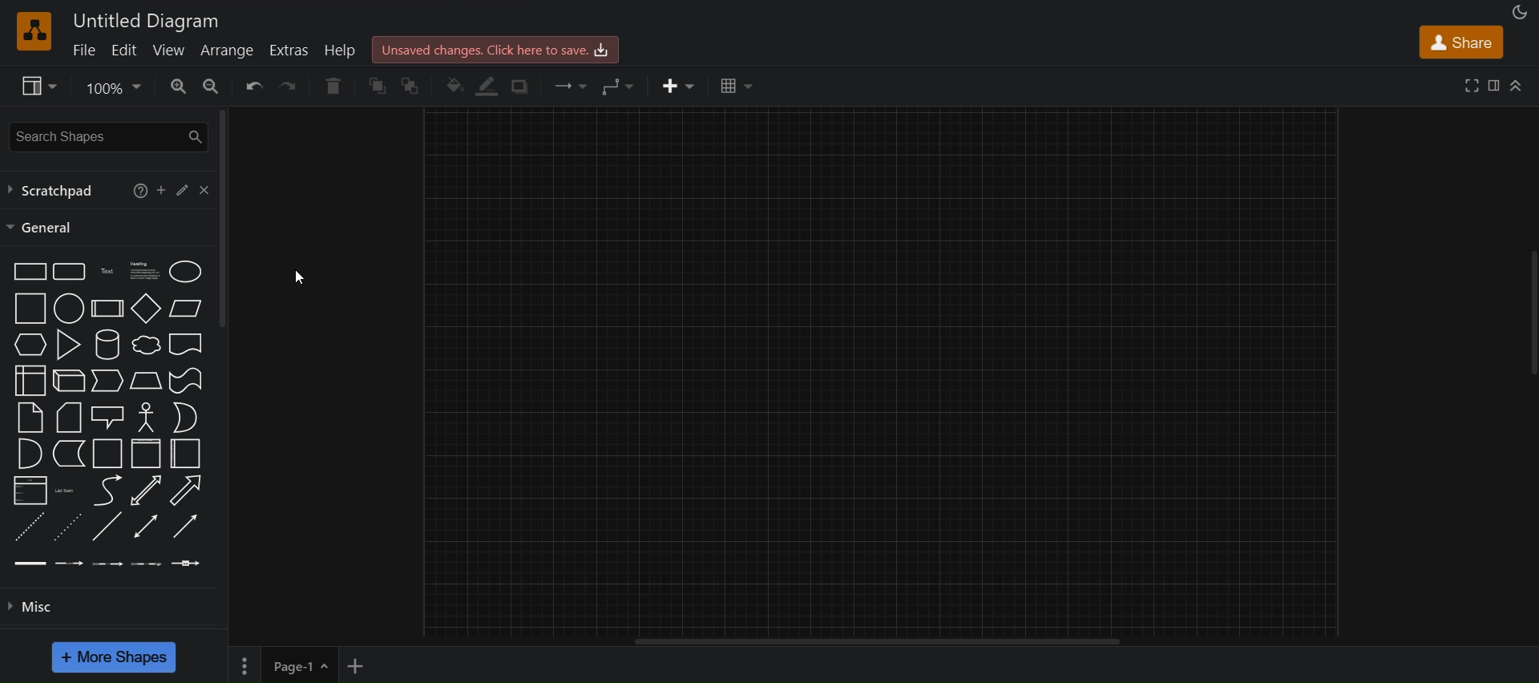 The image size is (1539, 683). Describe the element at coordinates (164, 192) in the screenshot. I see `add` at that location.